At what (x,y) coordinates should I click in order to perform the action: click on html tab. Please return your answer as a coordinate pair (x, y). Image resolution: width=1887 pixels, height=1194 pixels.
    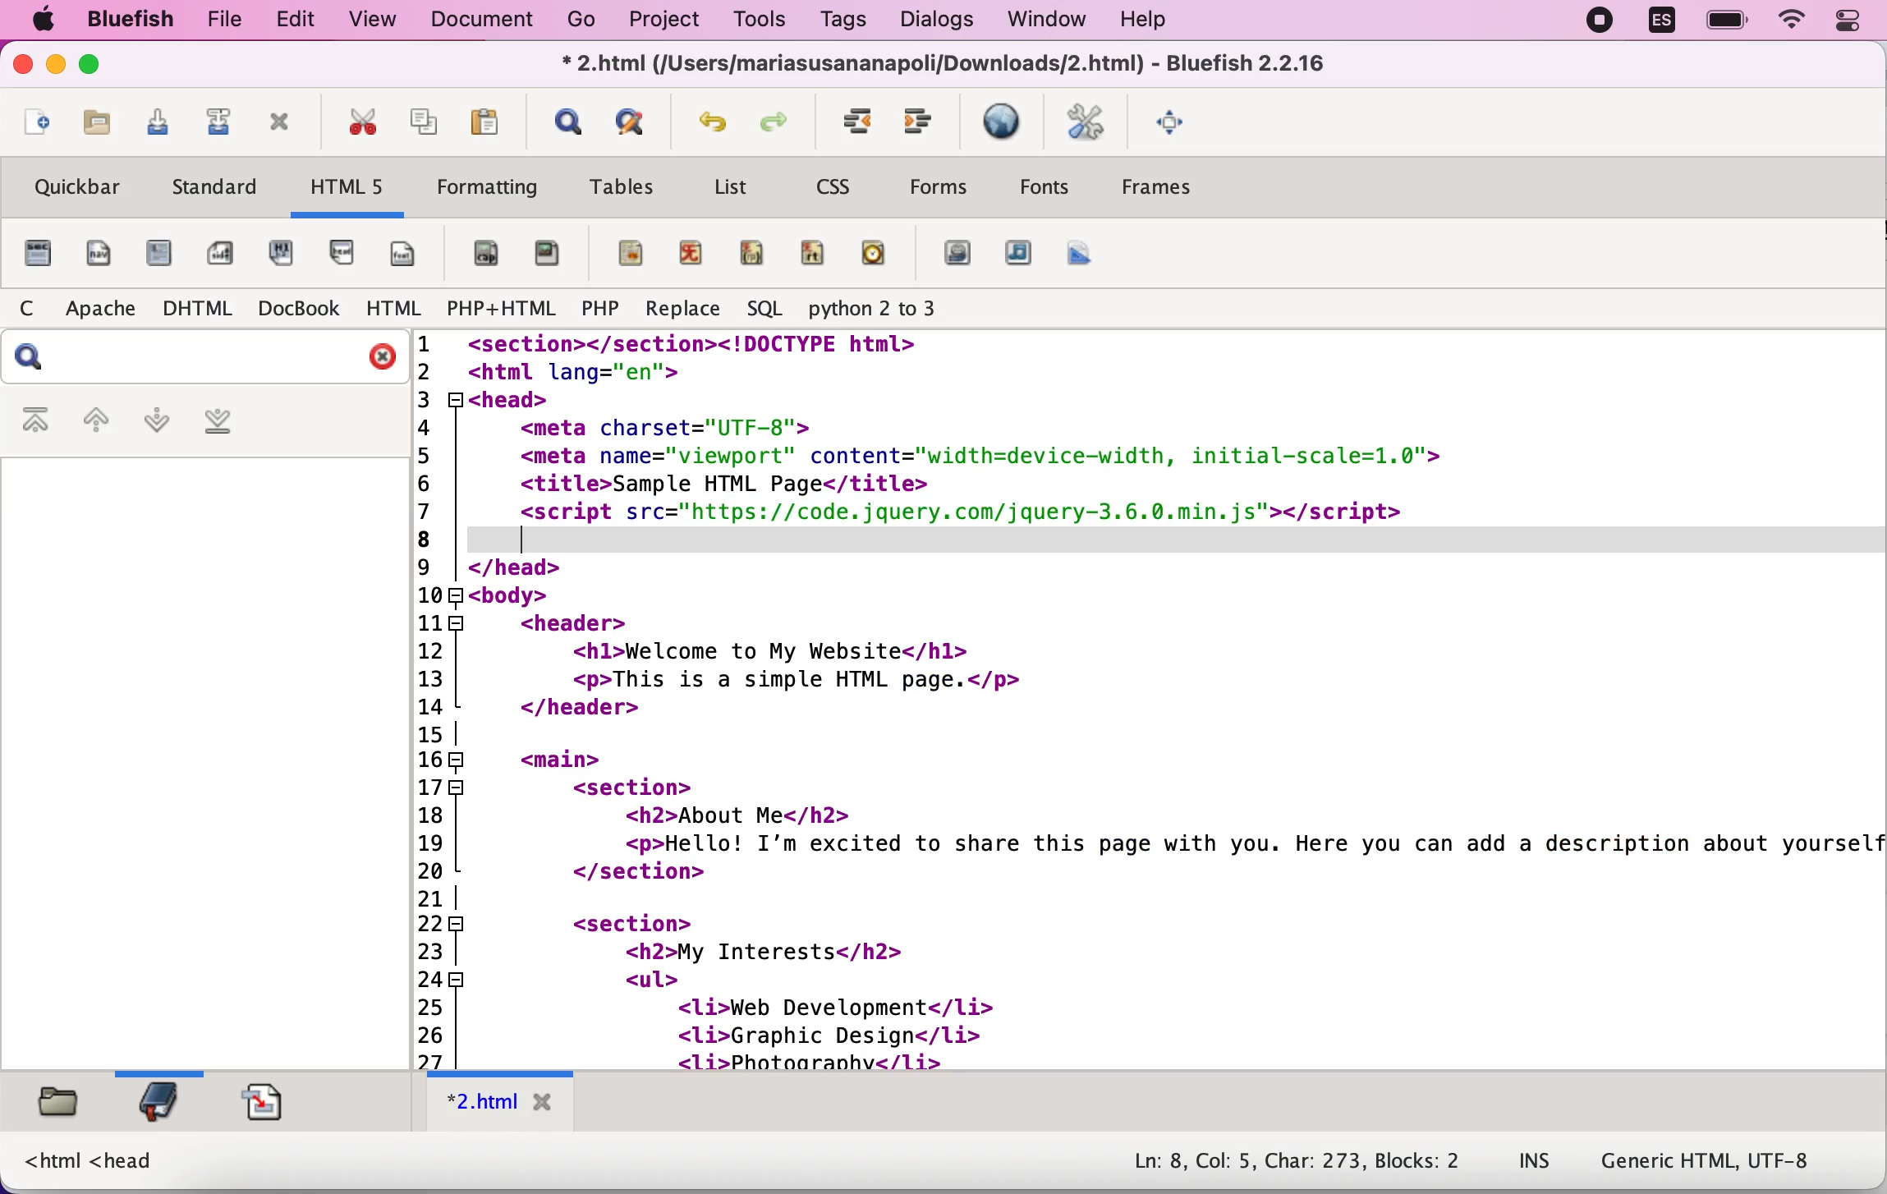
    Looking at the image, I should click on (499, 1104).